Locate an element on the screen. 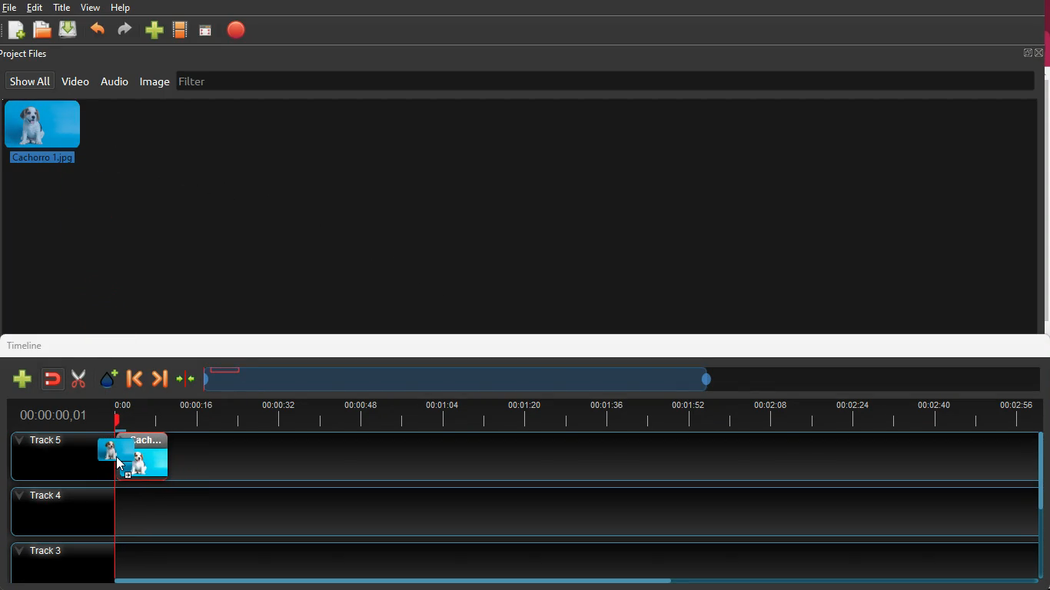 The width and height of the screenshot is (1050, 590). back is located at coordinates (97, 31).